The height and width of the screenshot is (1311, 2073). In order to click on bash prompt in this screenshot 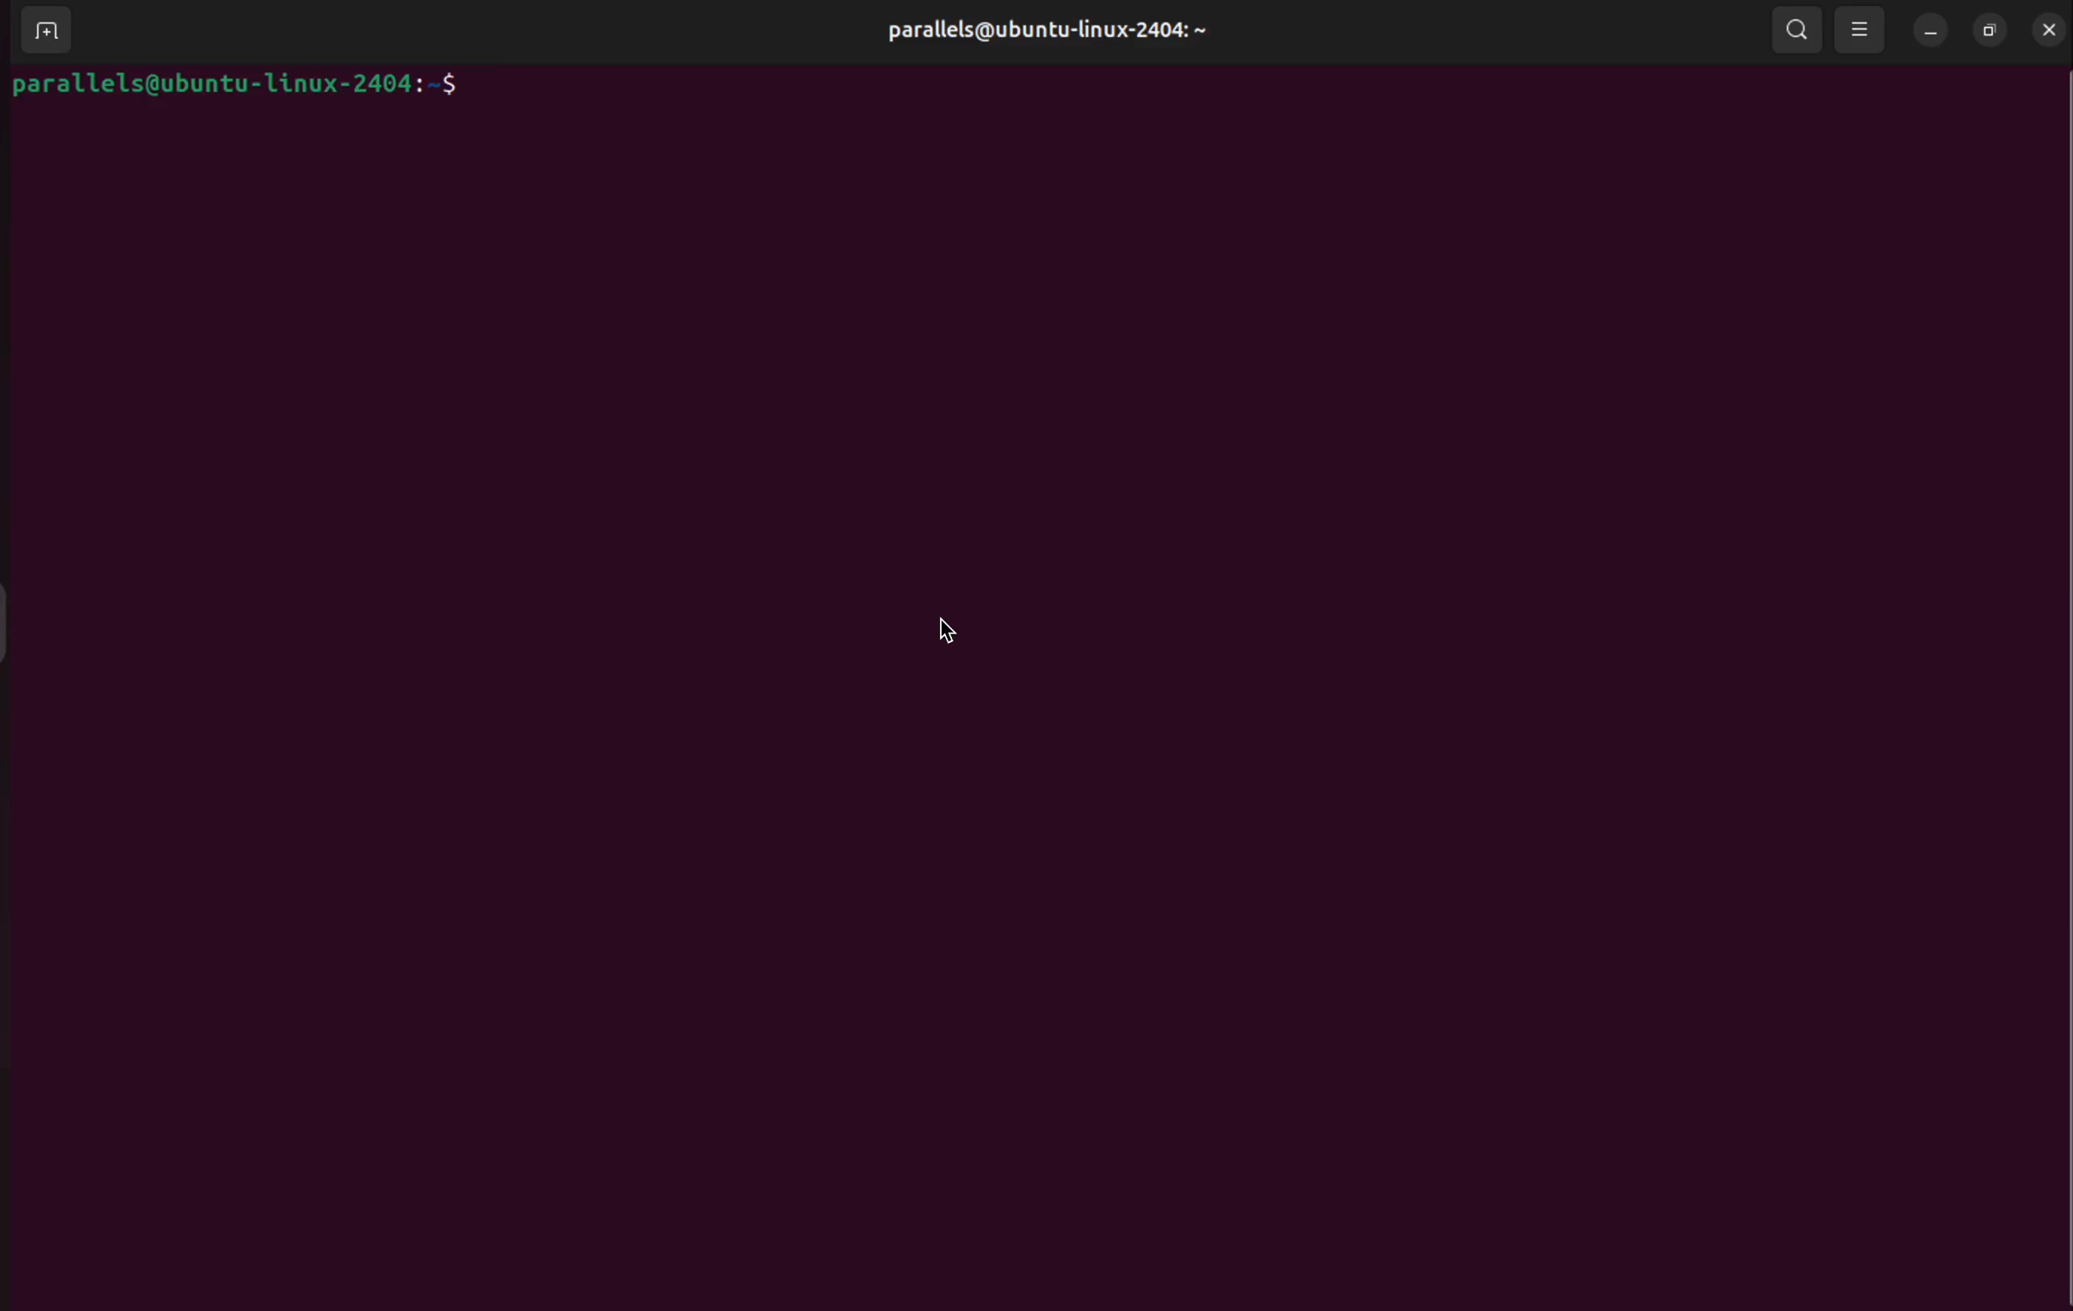, I will do `click(252, 88)`.